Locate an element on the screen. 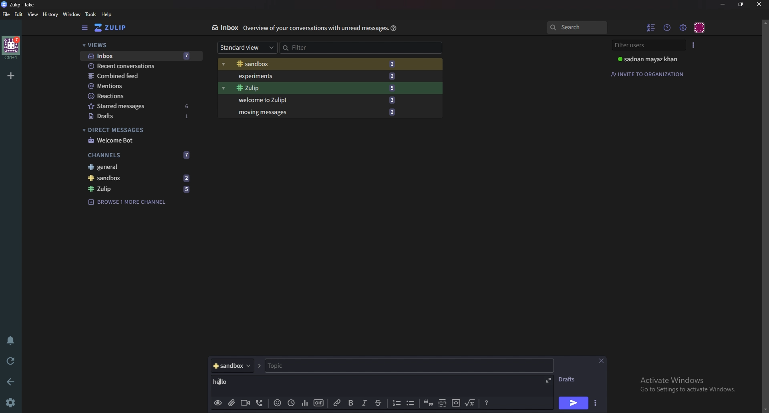 The width and height of the screenshot is (769, 413). File is located at coordinates (8, 14).